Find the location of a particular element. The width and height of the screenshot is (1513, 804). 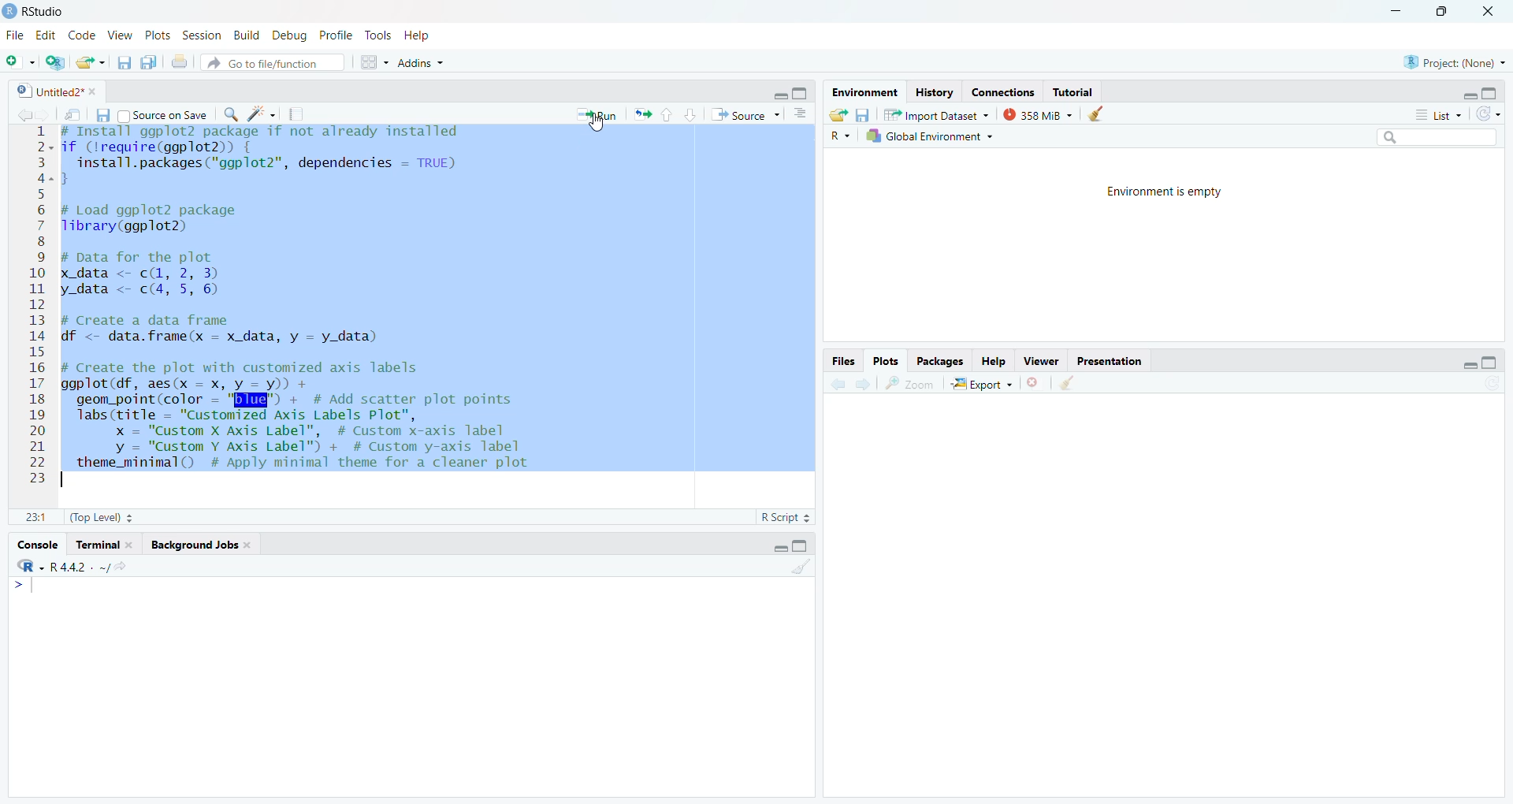

Help is located at coordinates (994, 361).